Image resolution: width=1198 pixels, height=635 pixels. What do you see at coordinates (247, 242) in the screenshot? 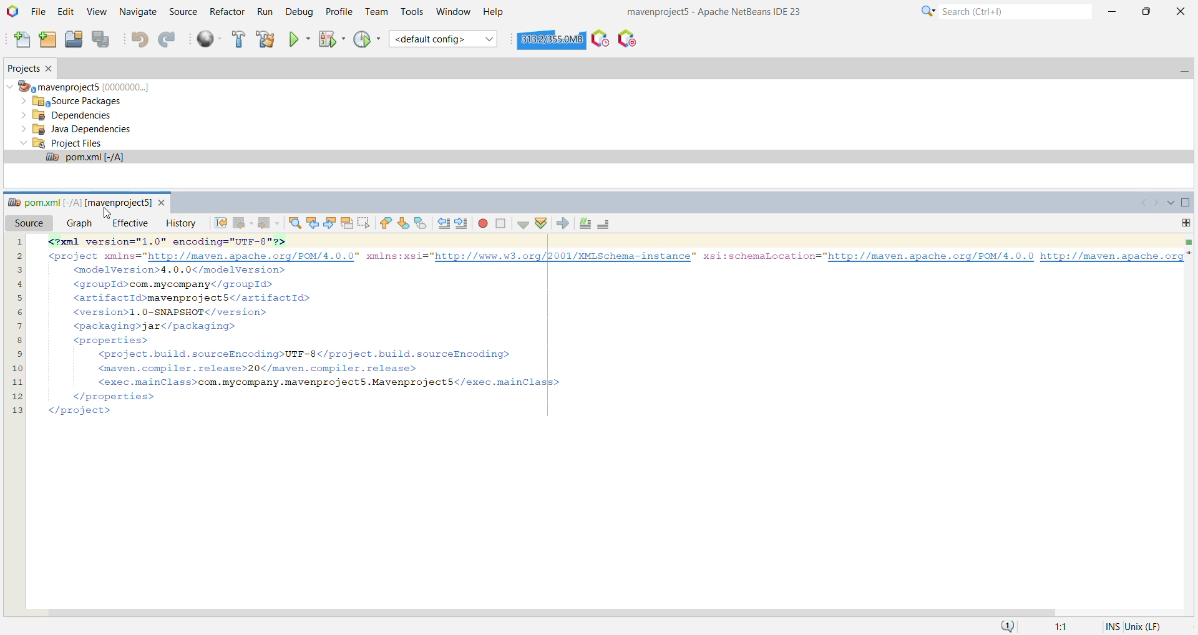
I see `<?xml version="1.0" encoding="UTF-8"?>` at bounding box center [247, 242].